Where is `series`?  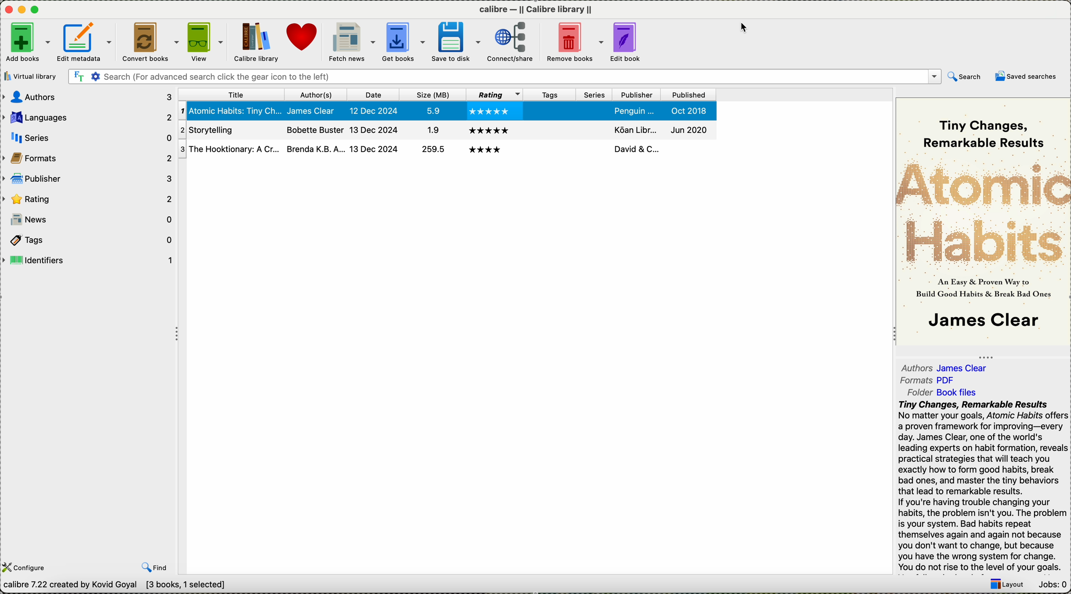
series is located at coordinates (595, 111).